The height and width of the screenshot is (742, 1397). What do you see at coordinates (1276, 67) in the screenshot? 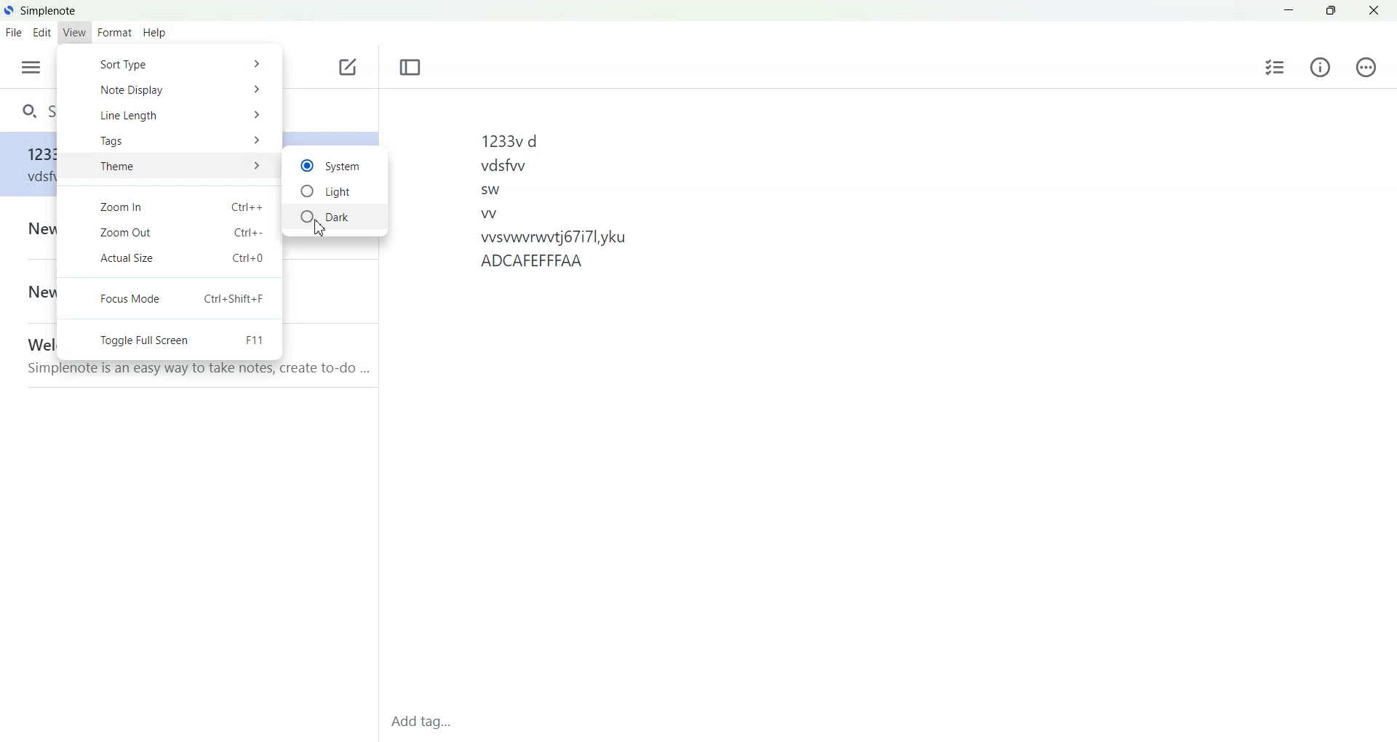
I see `Insert checklist` at bounding box center [1276, 67].